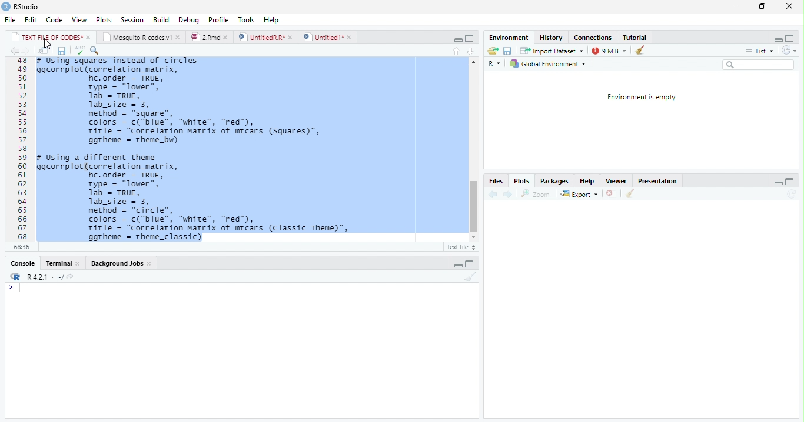 Image resolution: width=804 pixels, height=422 pixels. Describe the element at coordinates (271, 19) in the screenshot. I see `Help` at that location.